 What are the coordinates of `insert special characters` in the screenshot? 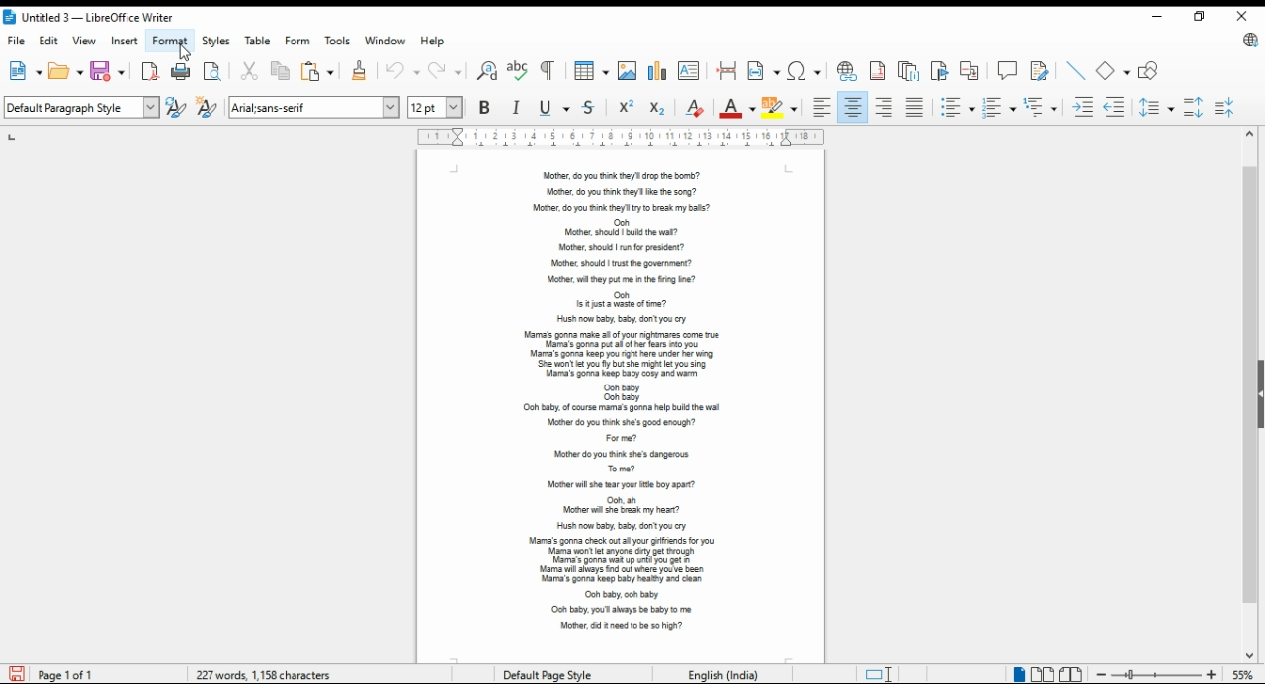 It's located at (803, 71).